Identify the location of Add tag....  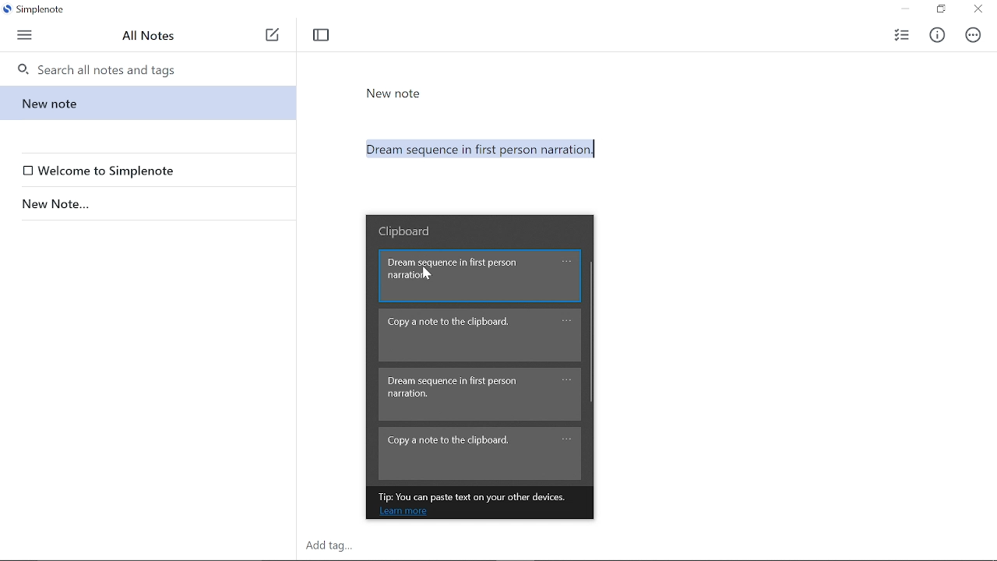
(340, 546).